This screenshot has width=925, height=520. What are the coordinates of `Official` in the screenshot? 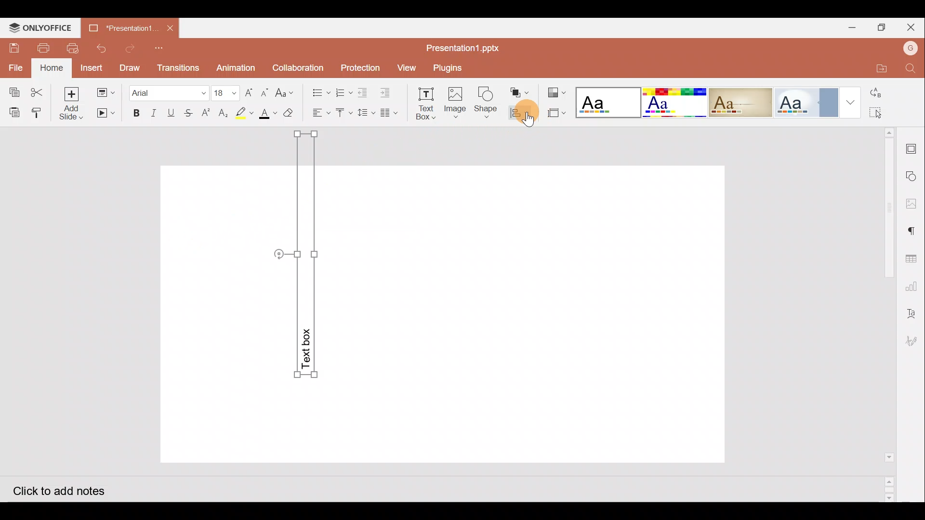 It's located at (807, 102).